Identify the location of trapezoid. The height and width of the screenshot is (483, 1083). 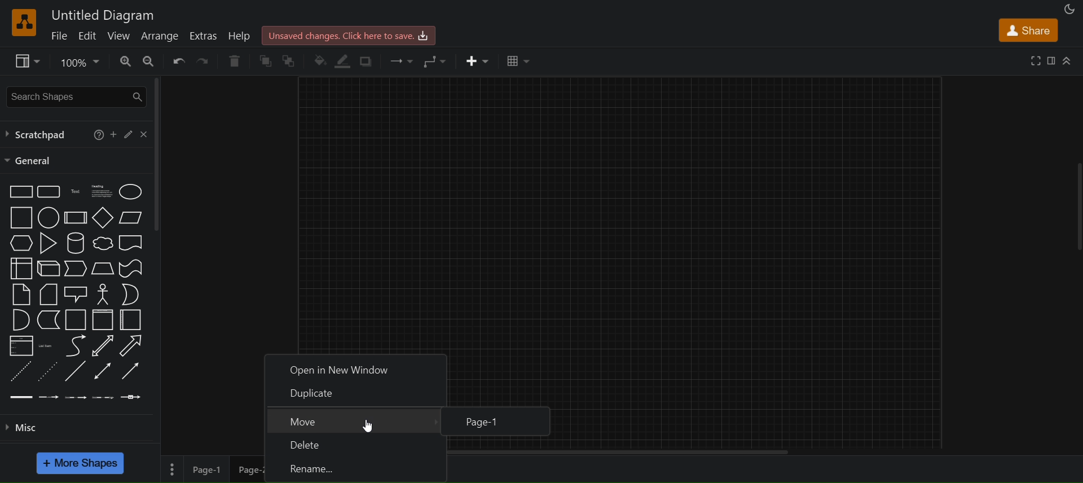
(102, 269).